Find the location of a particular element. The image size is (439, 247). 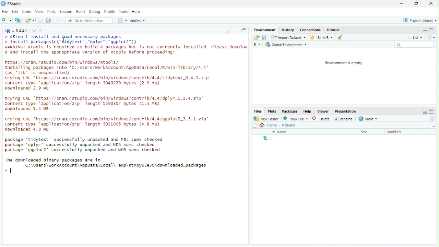

Restore Down is located at coordinates (417, 4).